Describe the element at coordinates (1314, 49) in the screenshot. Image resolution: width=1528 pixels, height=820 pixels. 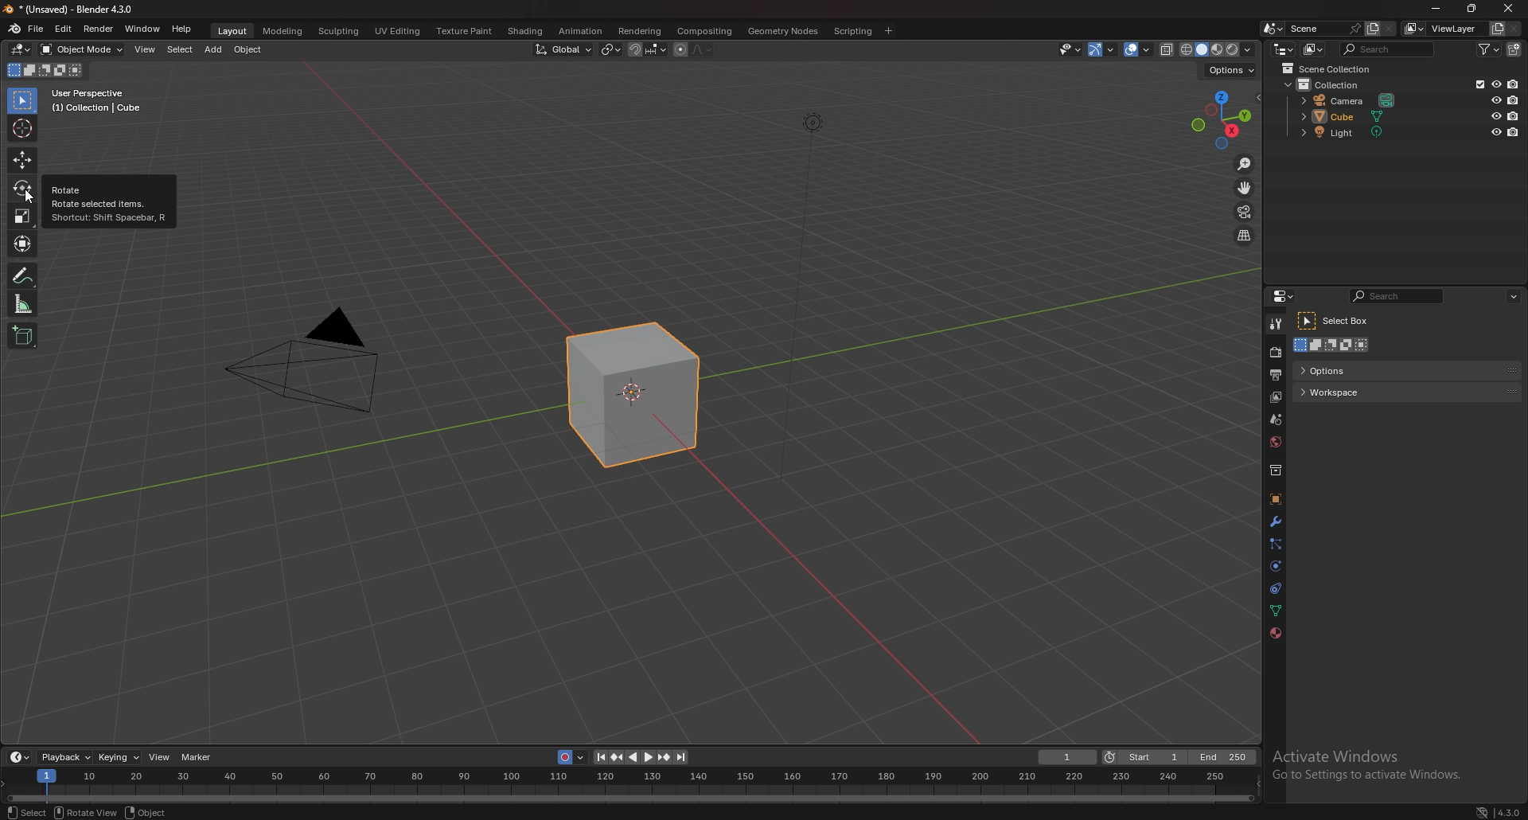
I see `display mode` at that location.